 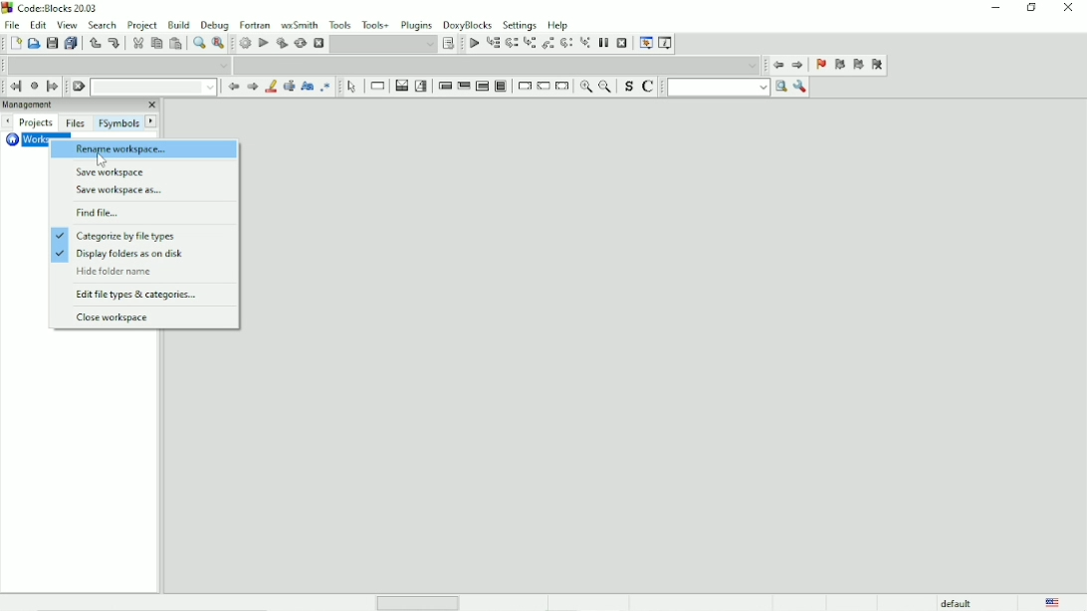 What do you see at coordinates (270, 87) in the screenshot?
I see `Highlight` at bounding box center [270, 87].